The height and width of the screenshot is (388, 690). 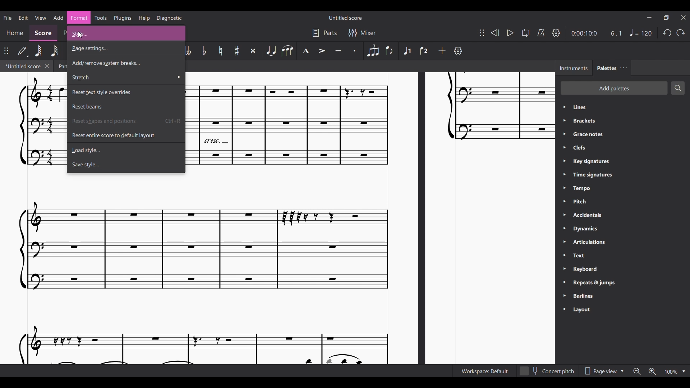 I want to click on Mixer settings, so click(x=362, y=32).